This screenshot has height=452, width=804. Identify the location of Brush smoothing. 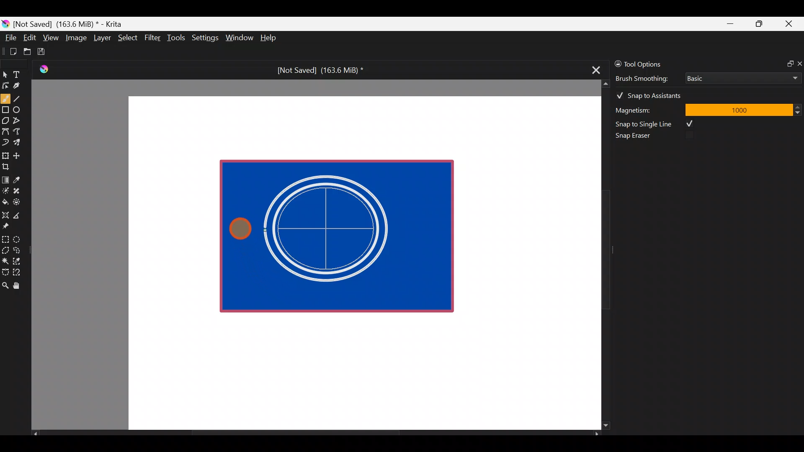
(647, 78).